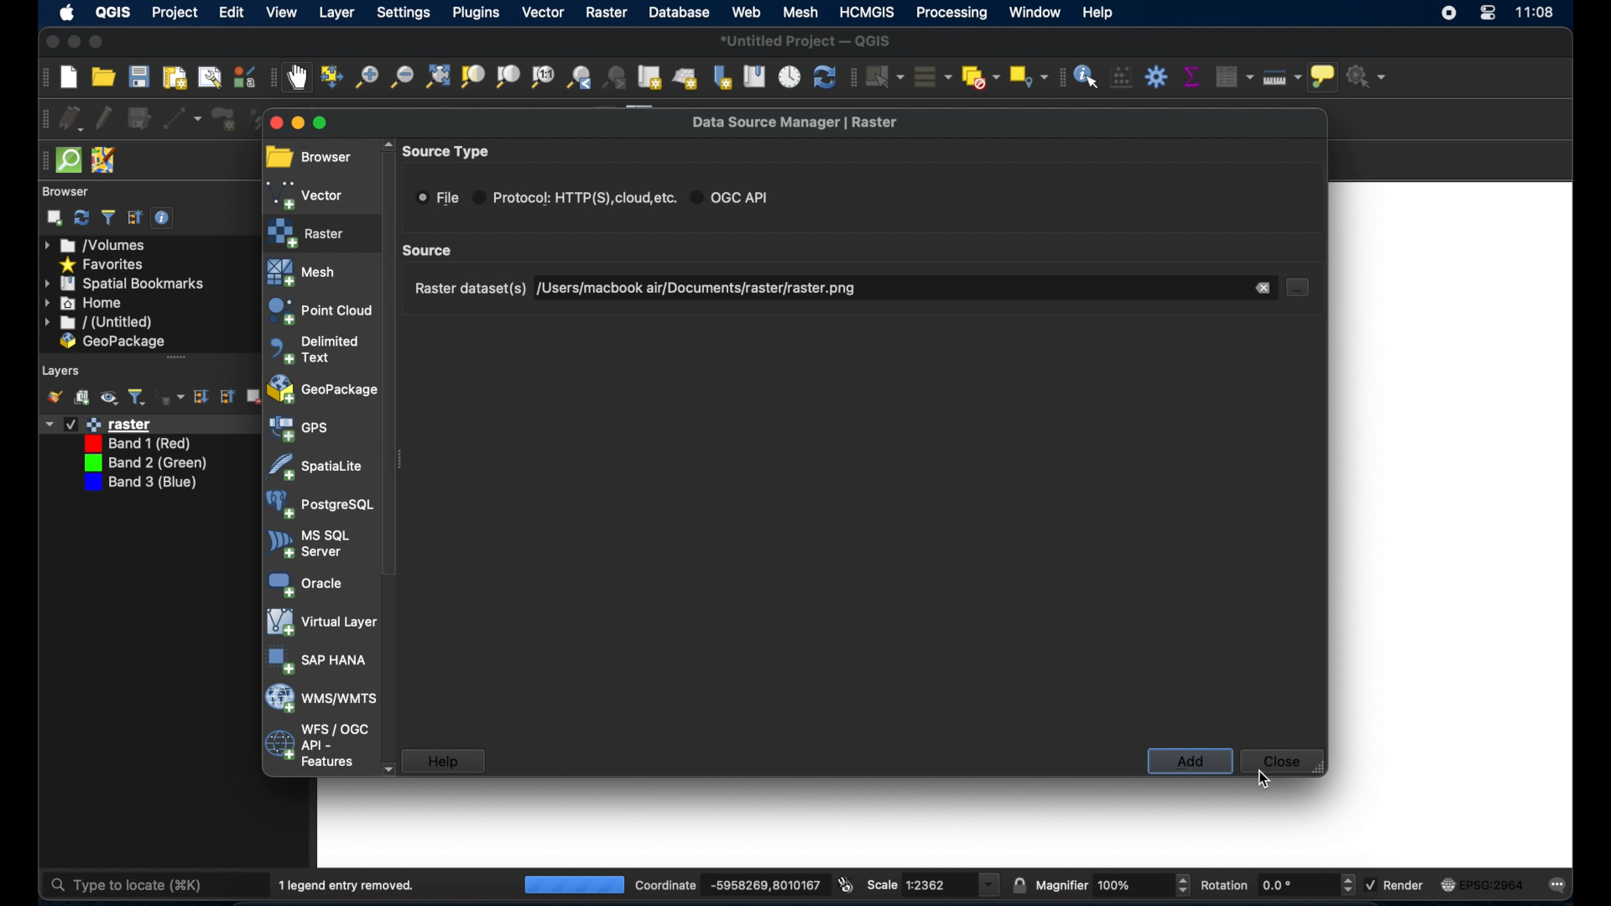  What do you see at coordinates (1059, 77) in the screenshot?
I see `attribute toolbar` at bounding box center [1059, 77].